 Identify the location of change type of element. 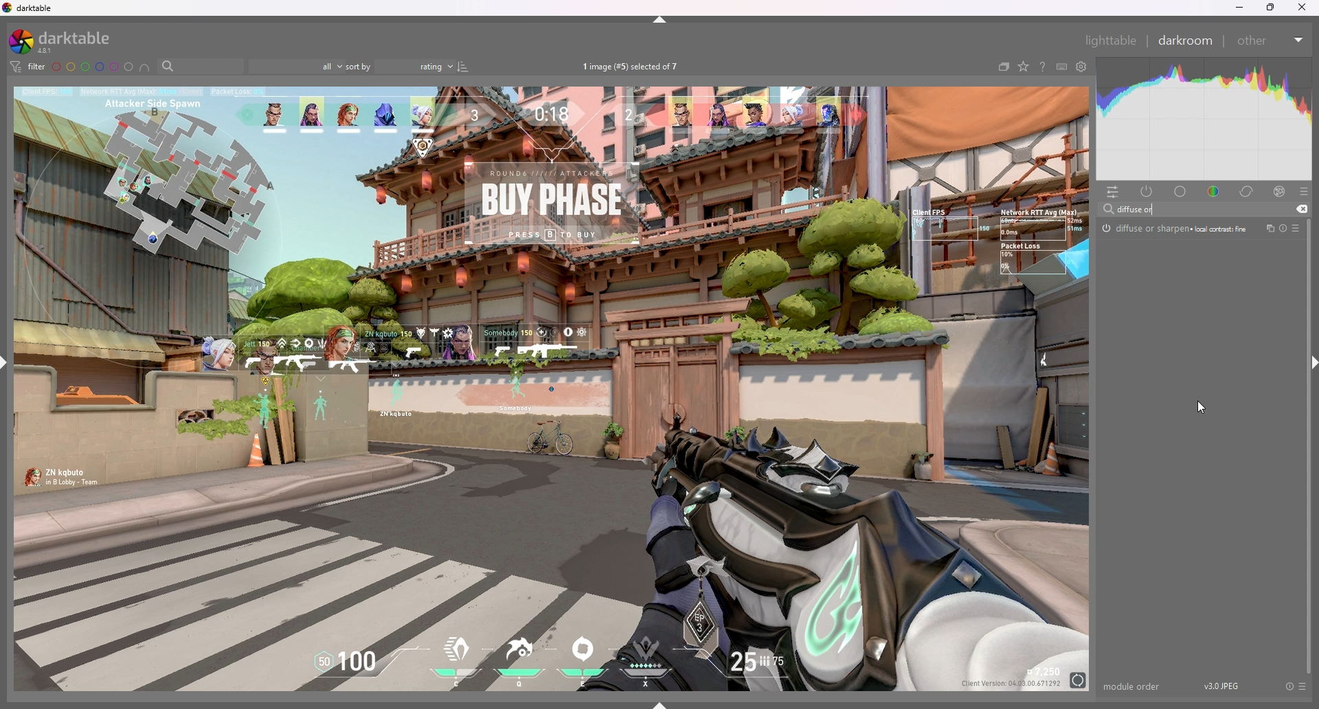
(1024, 67).